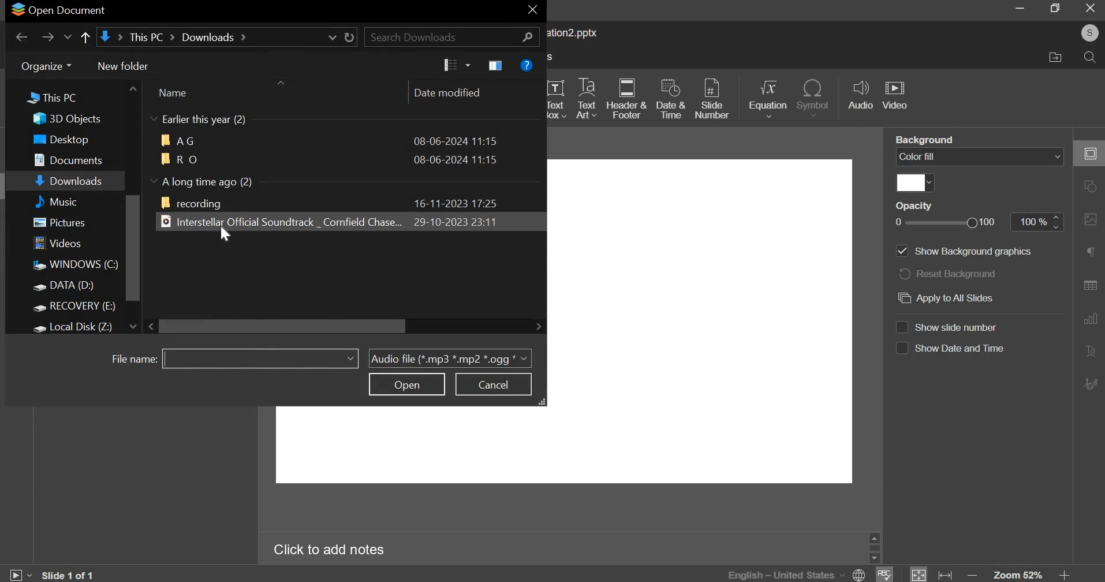  I want to click on scroll down, so click(132, 326).